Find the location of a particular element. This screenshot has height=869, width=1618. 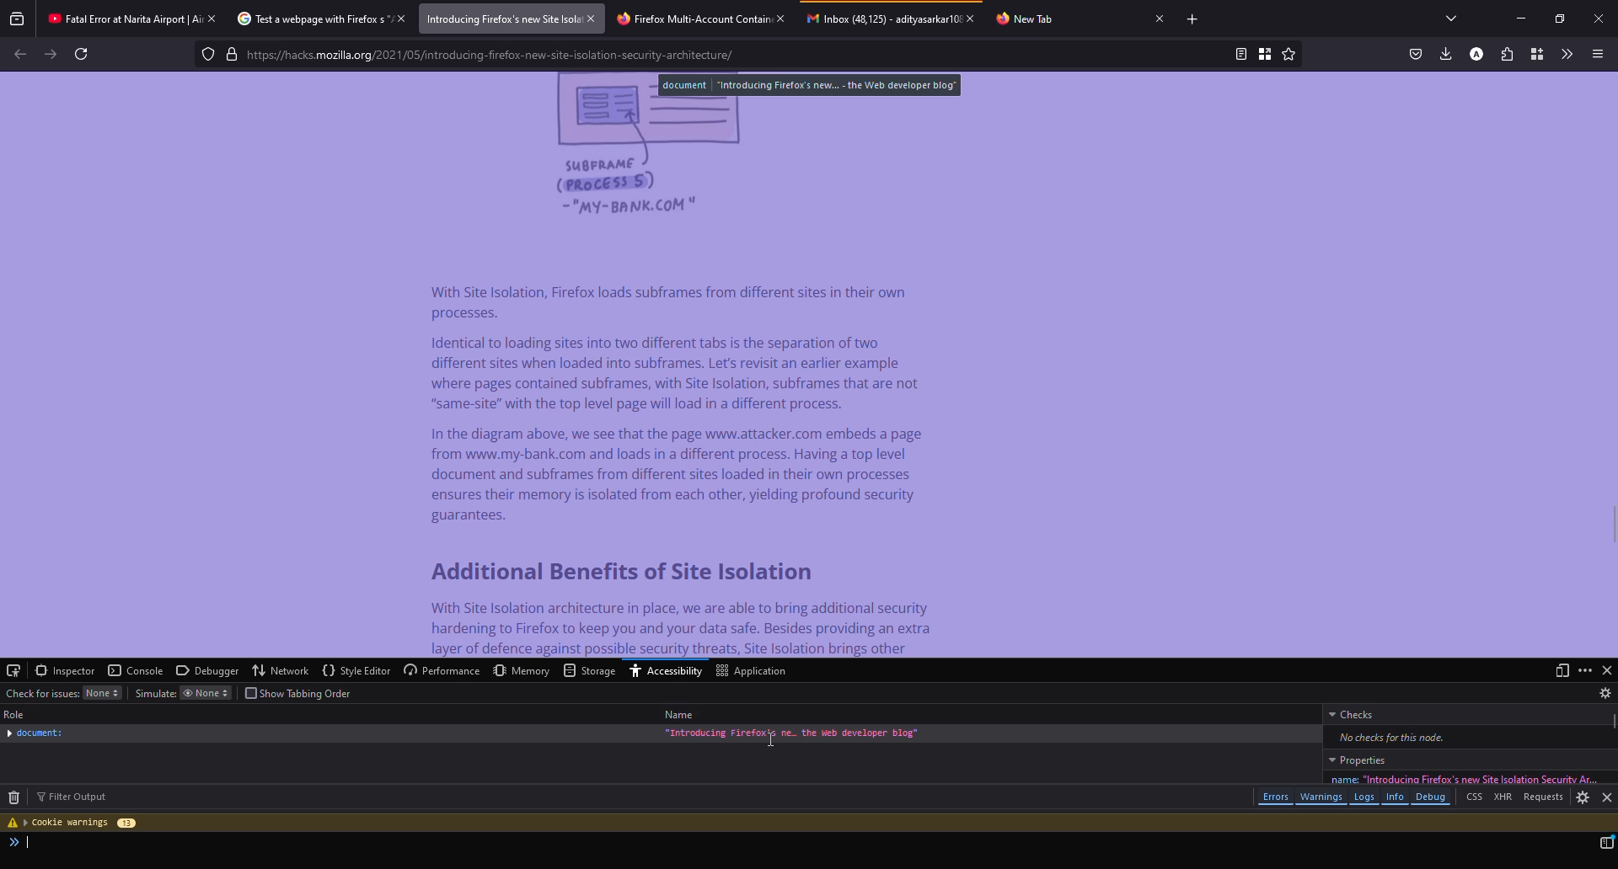

minimize is located at coordinates (1520, 19).